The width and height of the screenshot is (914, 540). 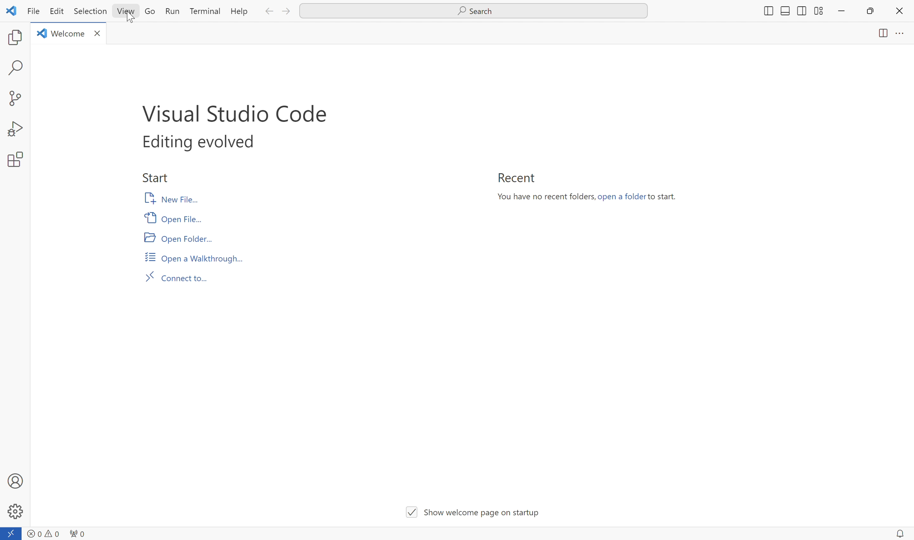 What do you see at coordinates (12, 38) in the screenshot?
I see `copy` at bounding box center [12, 38].